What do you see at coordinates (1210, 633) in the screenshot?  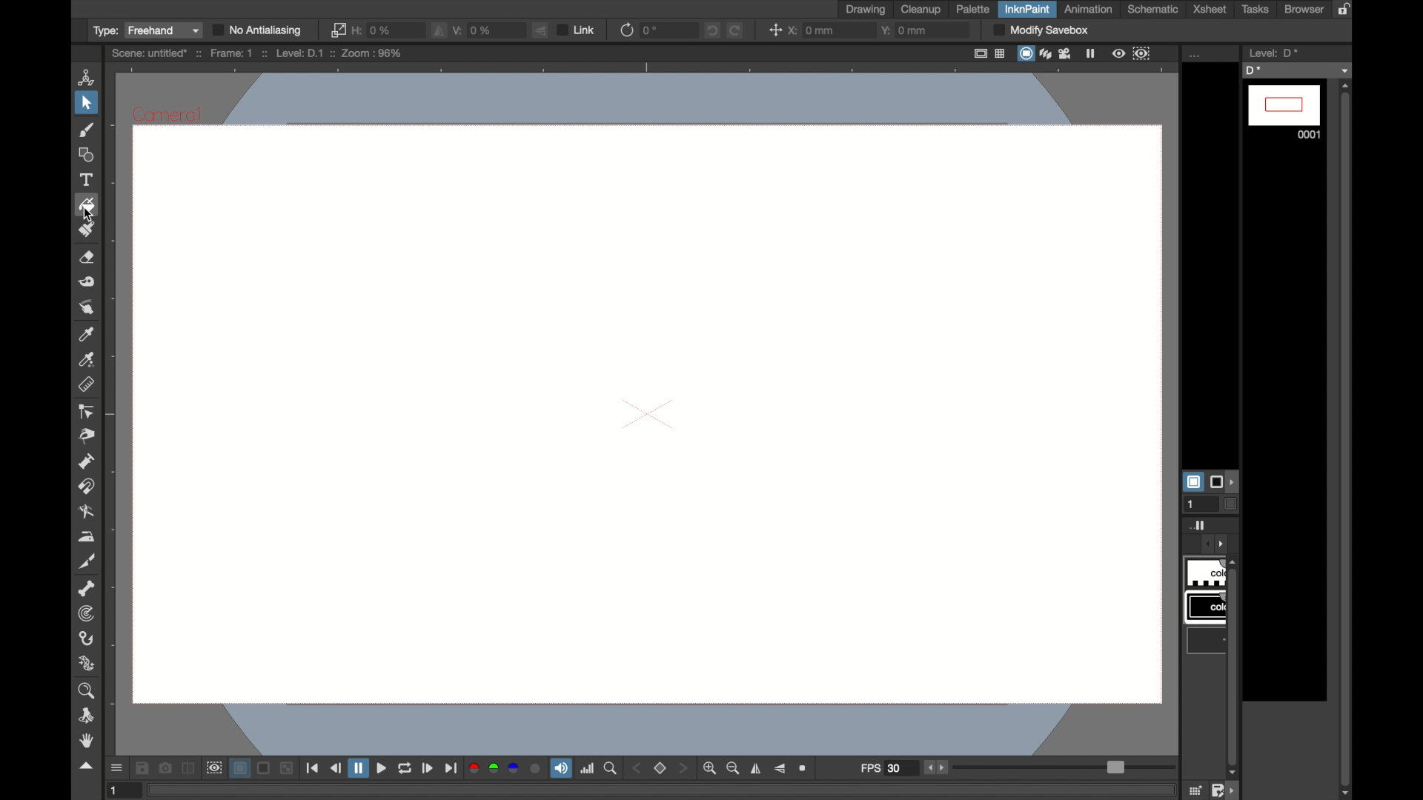 I see `obscure tab` at bounding box center [1210, 633].